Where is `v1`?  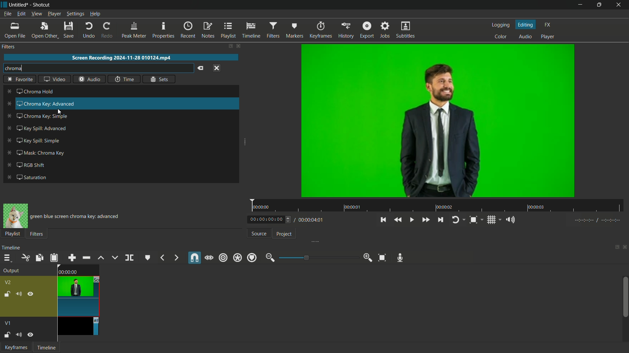 v1 is located at coordinates (9, 323).